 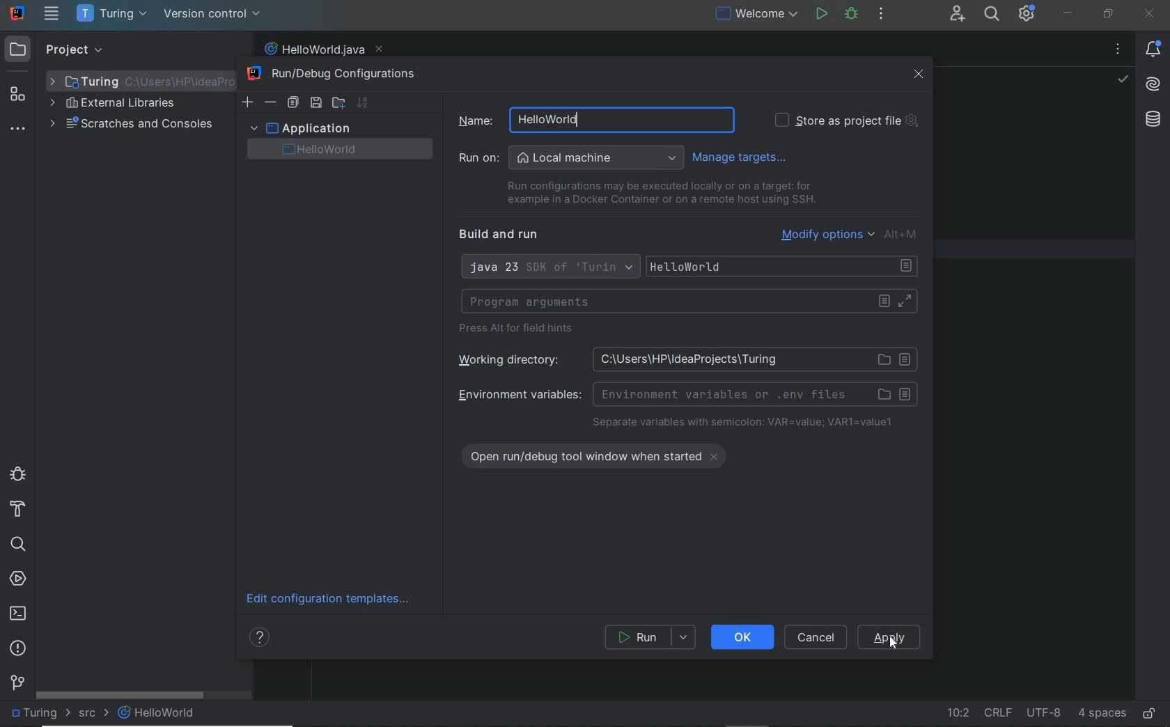 What do you see at coordinates (1045, 712) in the screenshot?
I see `file encoding` at bounding box center [1045, 712].